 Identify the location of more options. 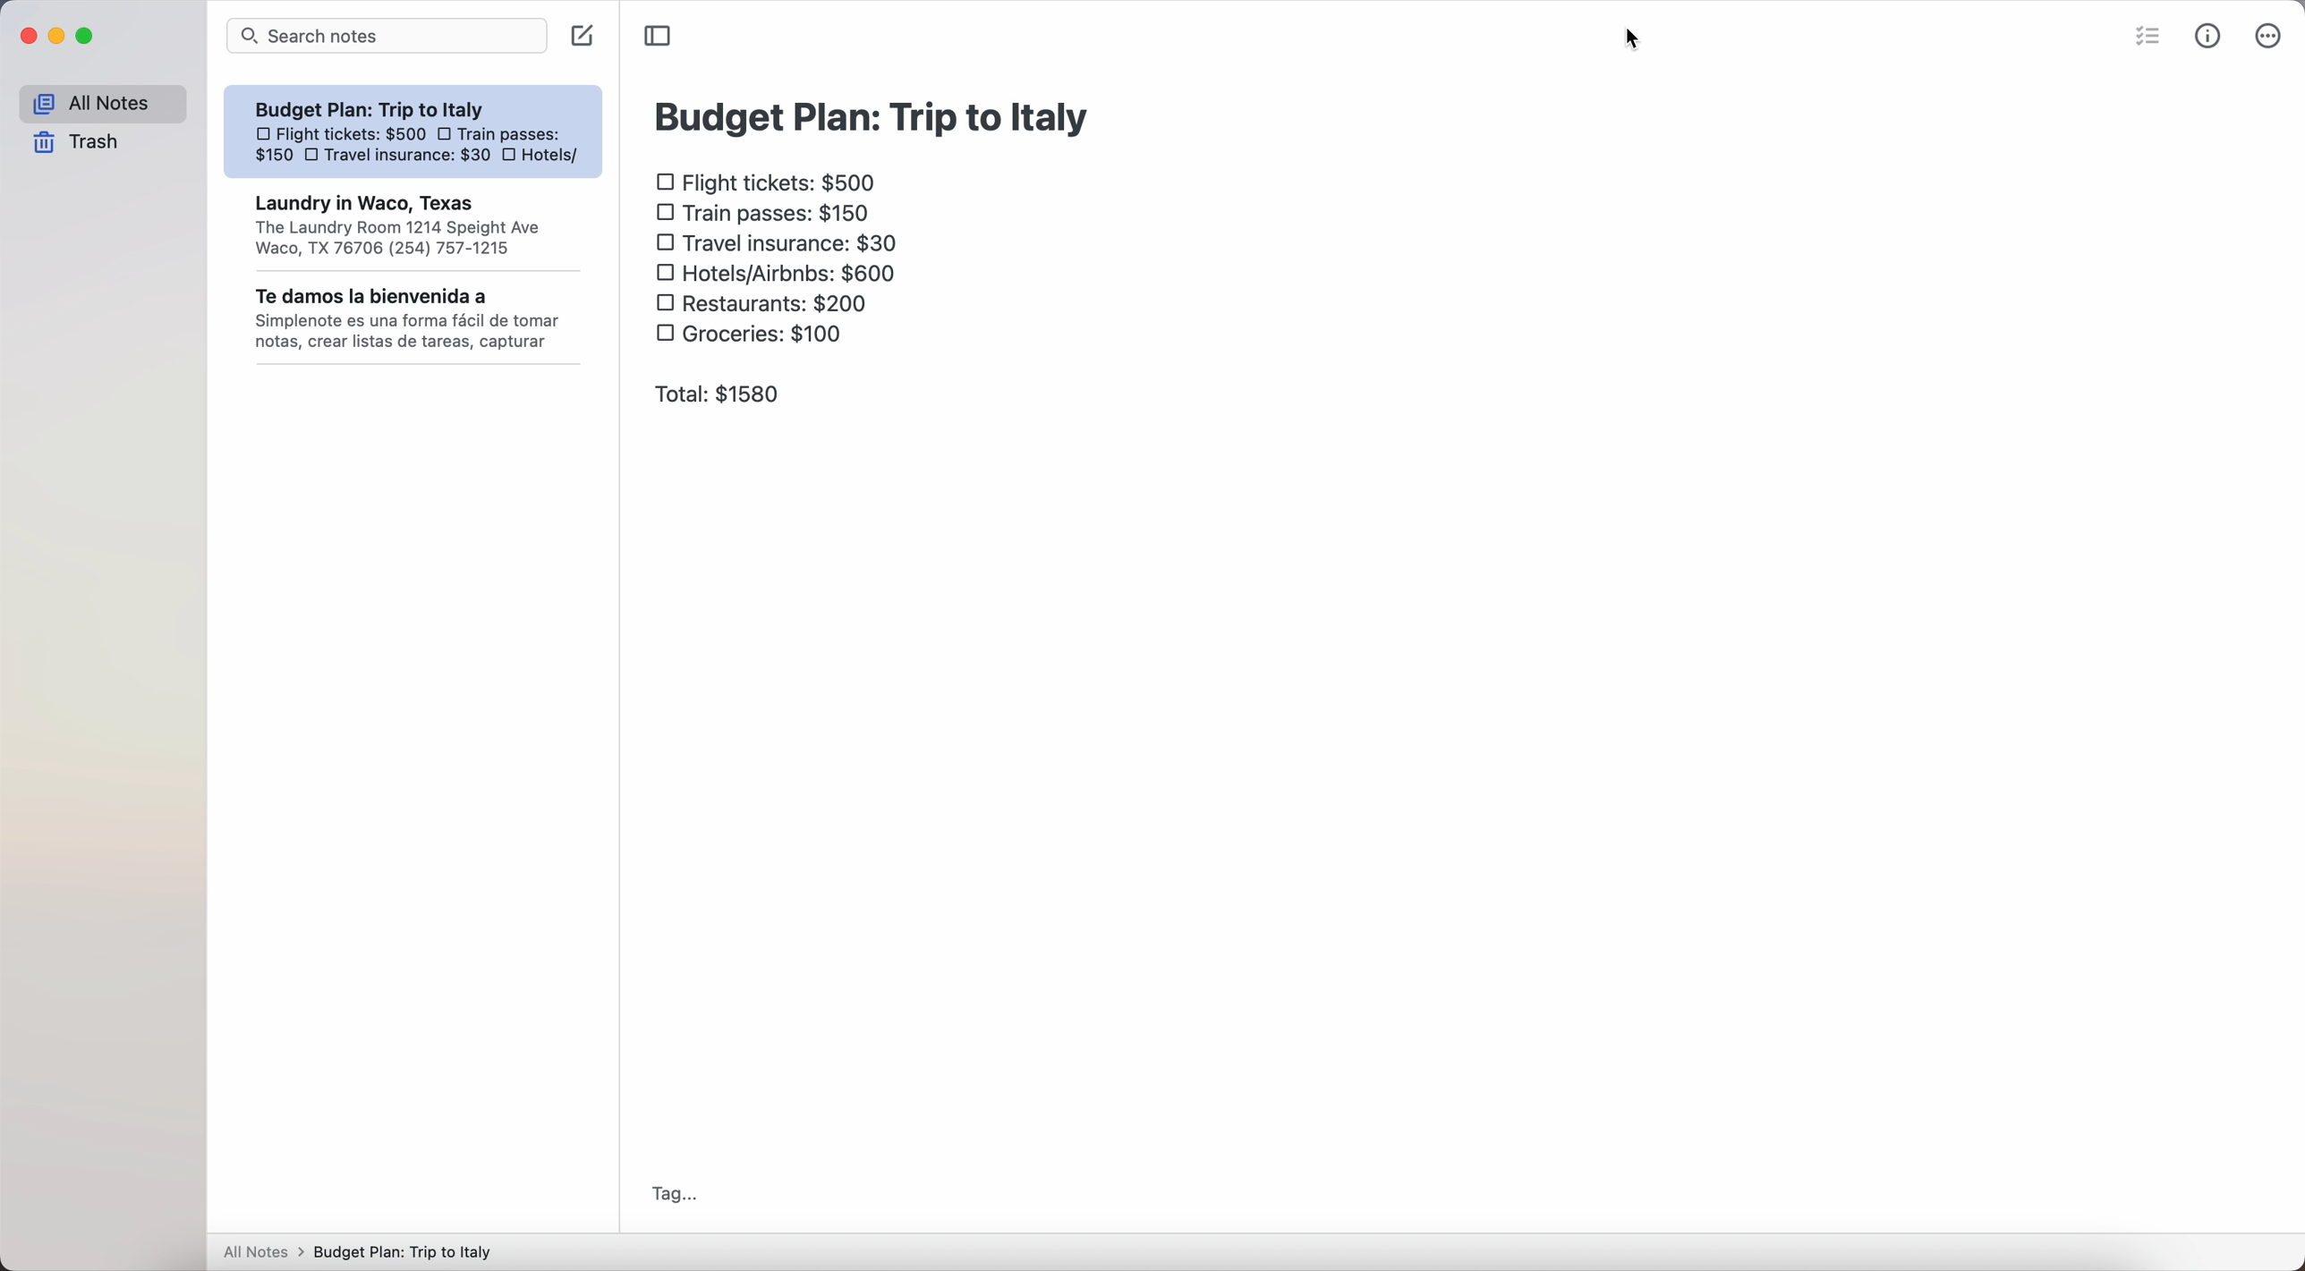
(2272, 35).